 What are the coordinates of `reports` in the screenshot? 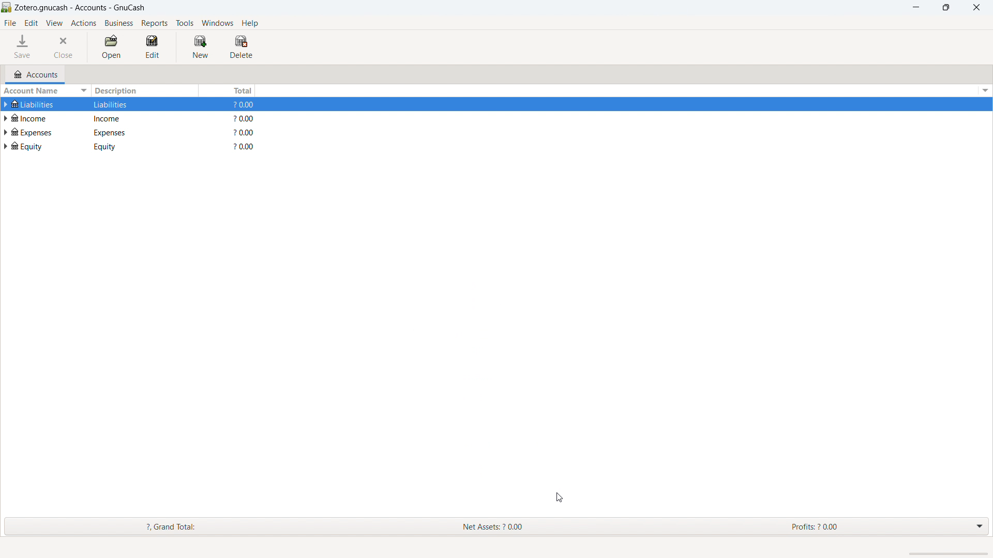 It's located at (155, 23).